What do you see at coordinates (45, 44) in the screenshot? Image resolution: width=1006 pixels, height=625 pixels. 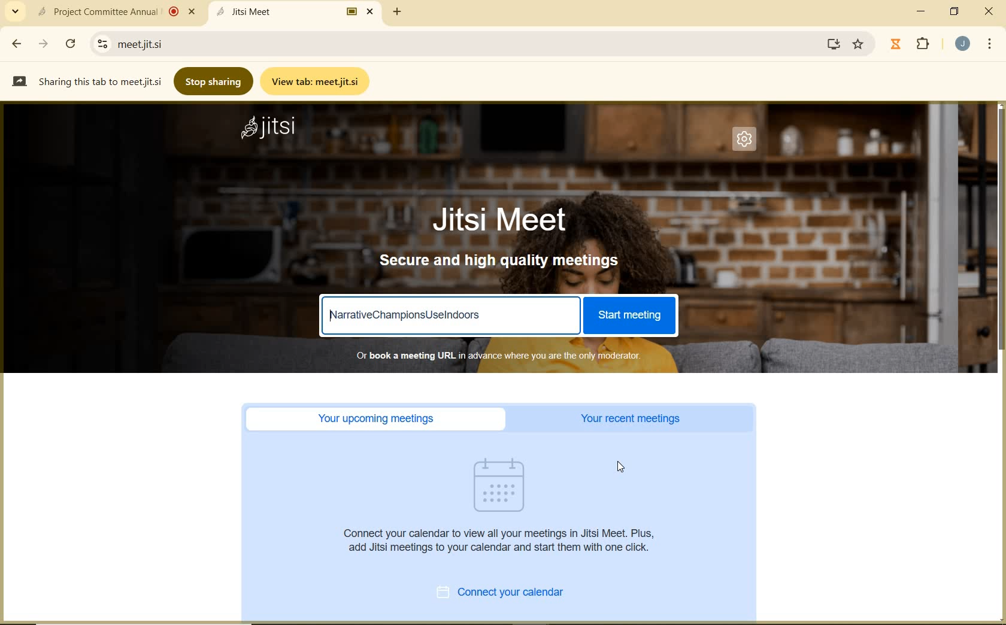 I see `FORWARD` at bounding box center [45, 44].